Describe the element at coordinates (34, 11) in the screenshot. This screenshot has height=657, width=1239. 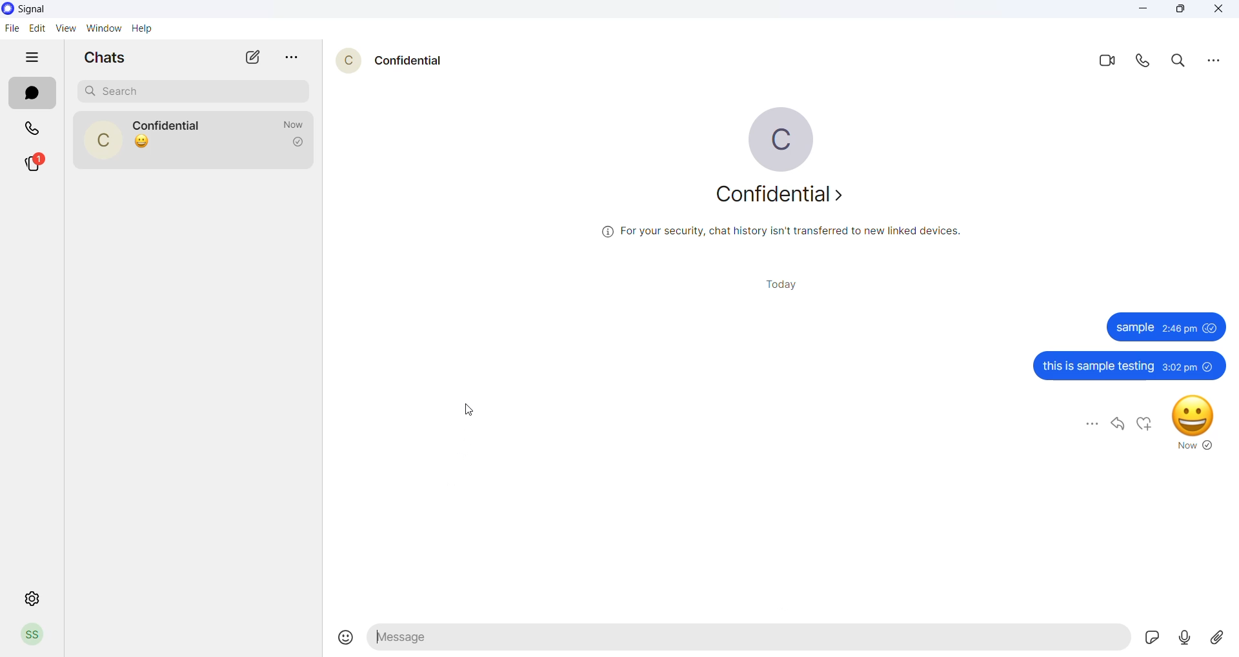
I see `application name and logo` at that location.